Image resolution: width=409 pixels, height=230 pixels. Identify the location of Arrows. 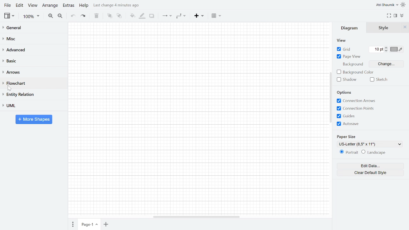
(33, 73).